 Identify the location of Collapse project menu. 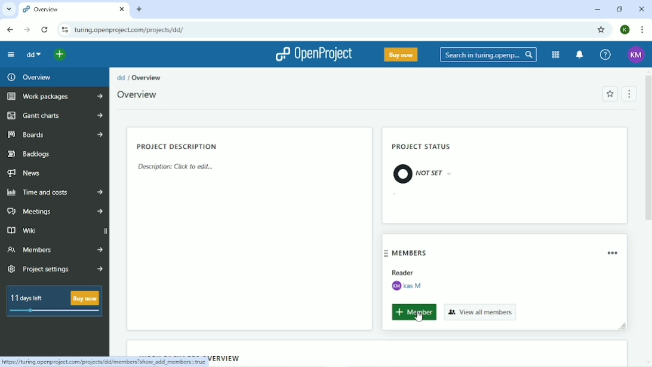
(13, 54).